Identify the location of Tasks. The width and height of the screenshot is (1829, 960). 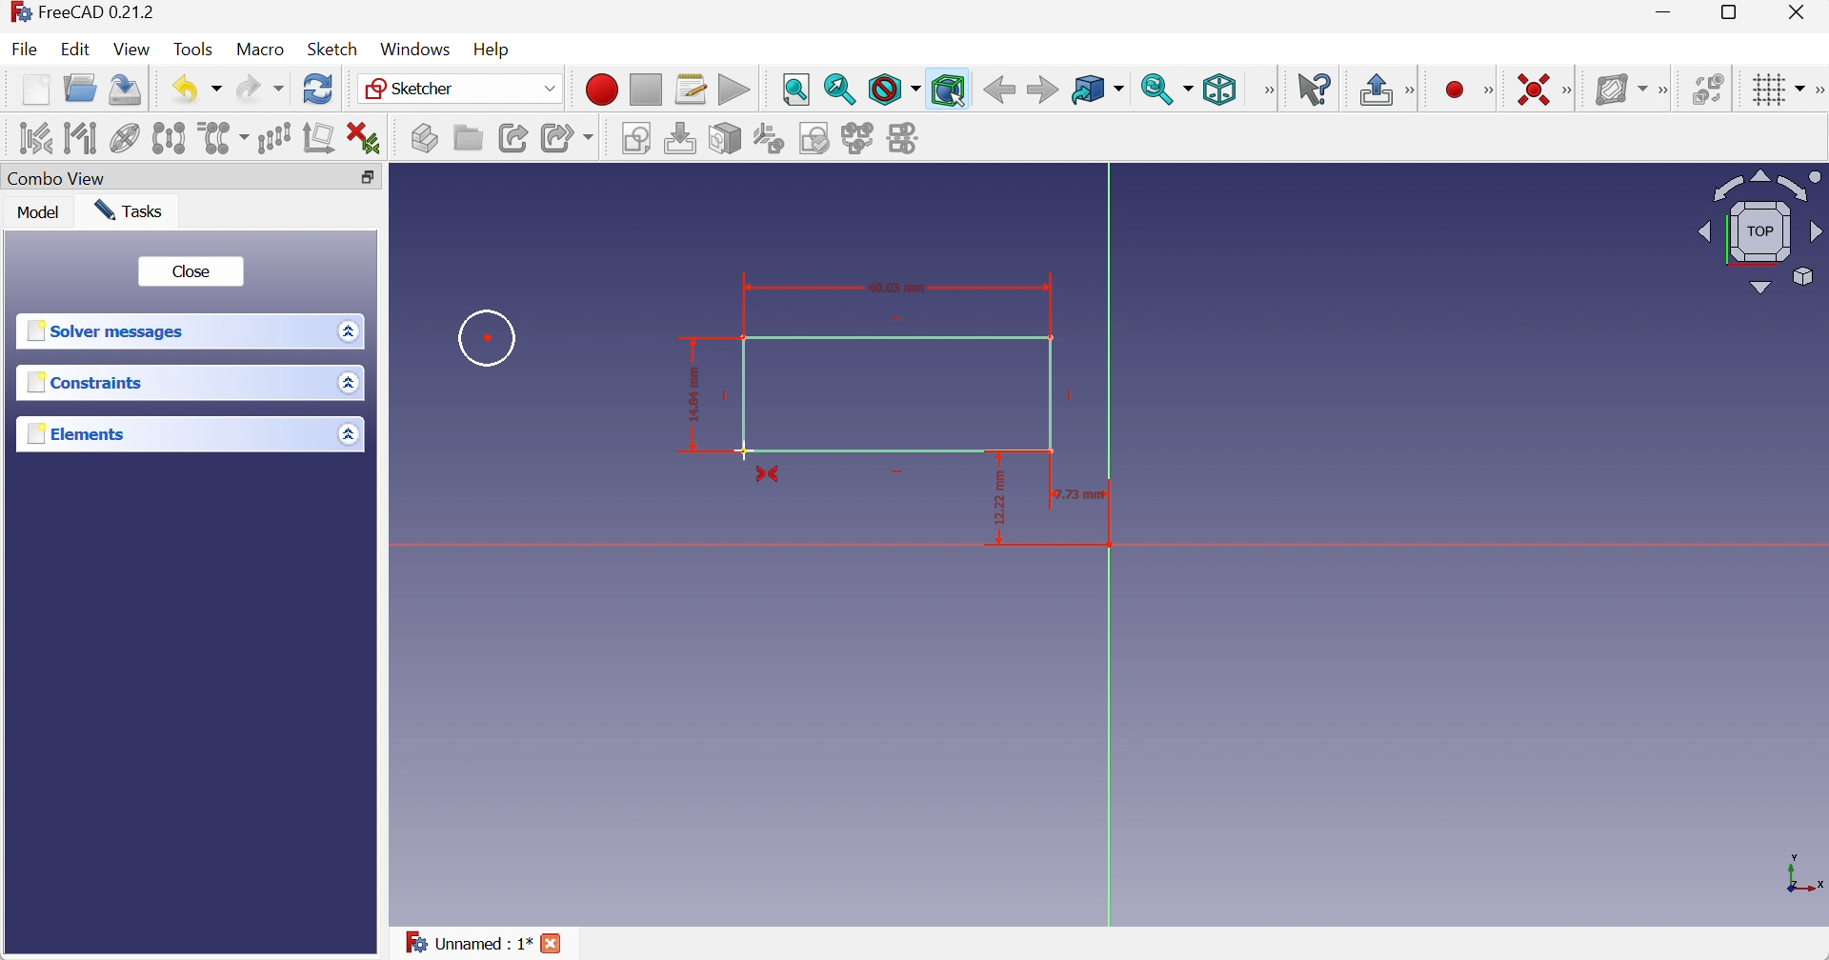
(129, 210).